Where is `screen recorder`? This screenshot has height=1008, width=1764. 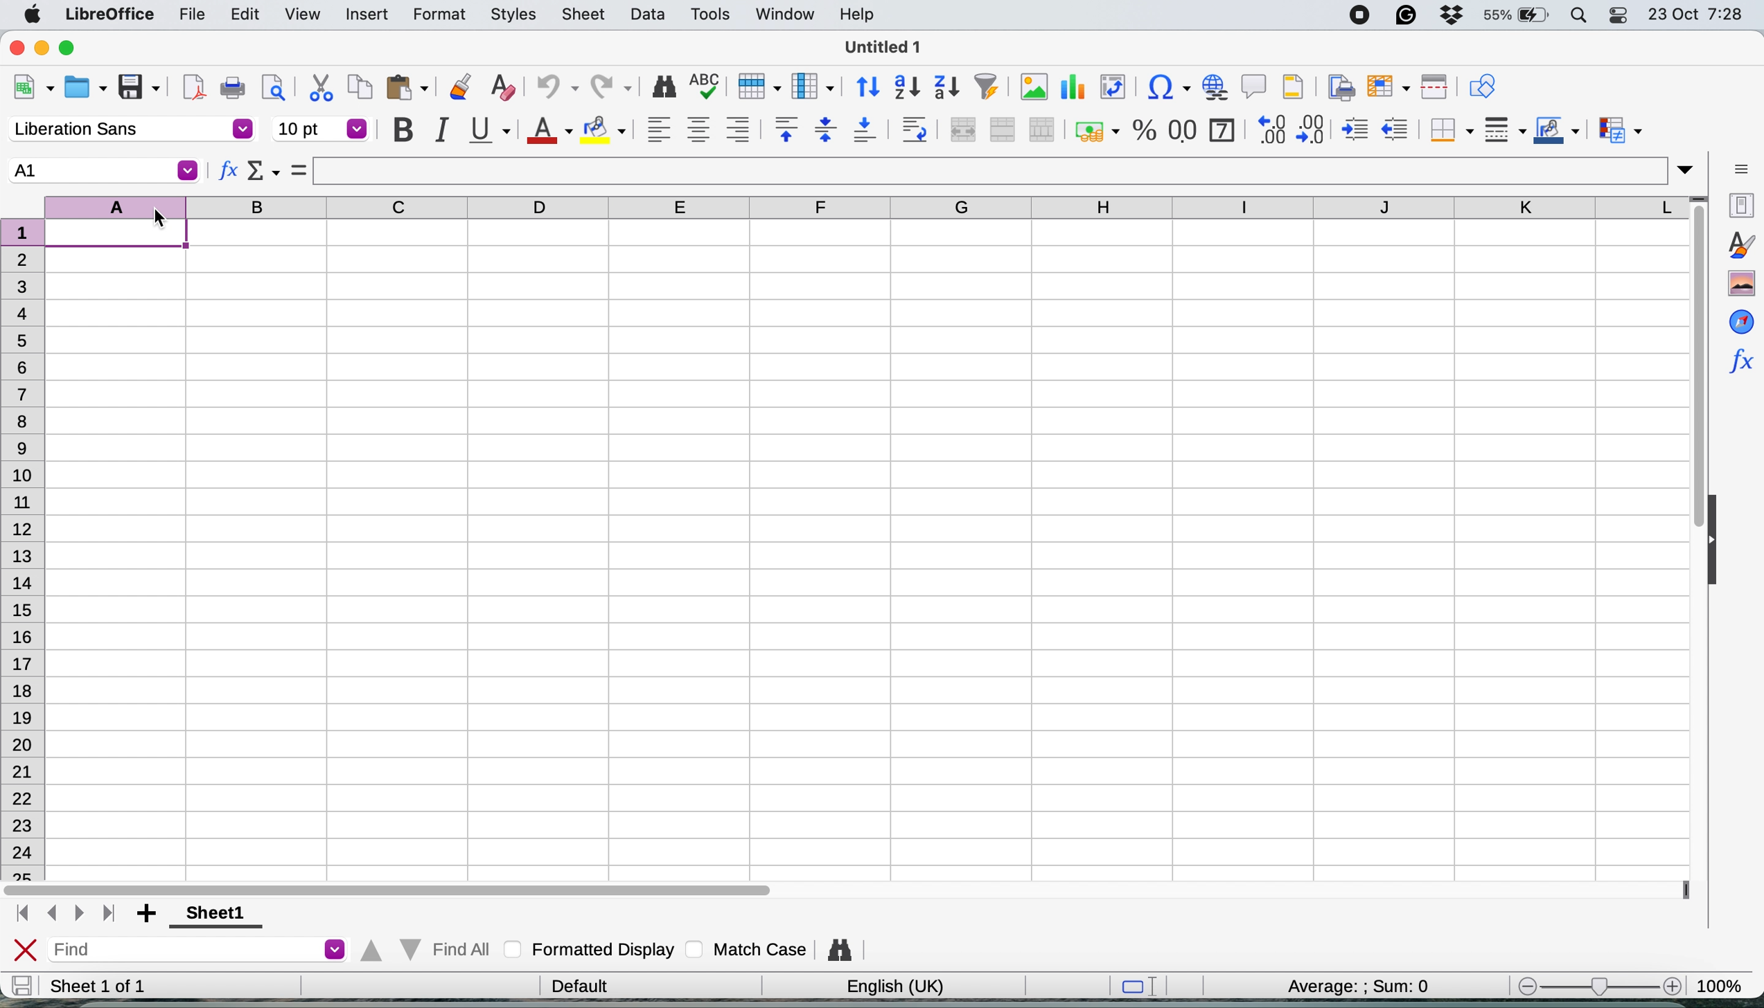 screen recorder is located at coordinates (1354, 15).